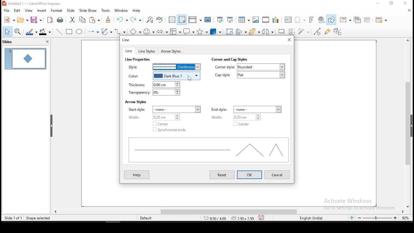  Describe the element at coordinates (304, 32) in the screenshot. I see `filter` at that location.